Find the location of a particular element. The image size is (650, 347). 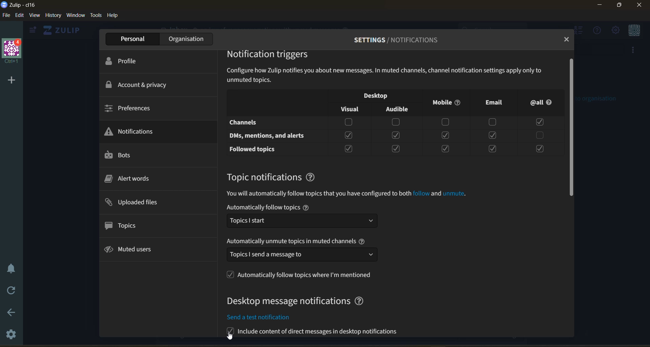

tools is located at coordinates (96, 16).